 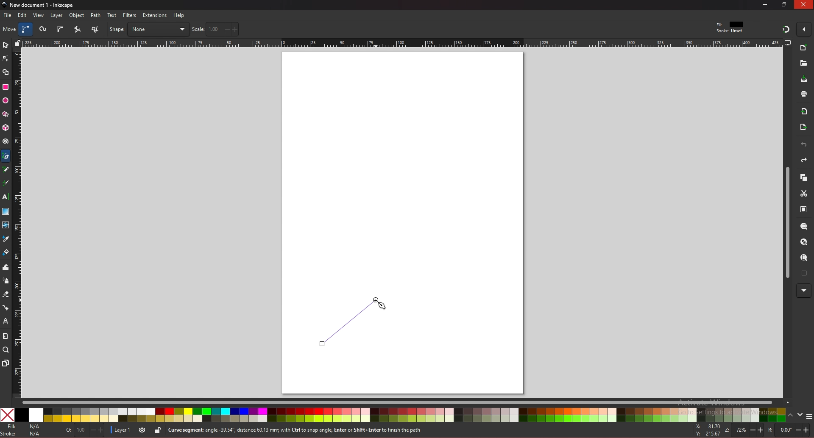 What do you see at coordinates (6, 349) in the screenshot?
I see `zoom` at bounding box center [6, 349].